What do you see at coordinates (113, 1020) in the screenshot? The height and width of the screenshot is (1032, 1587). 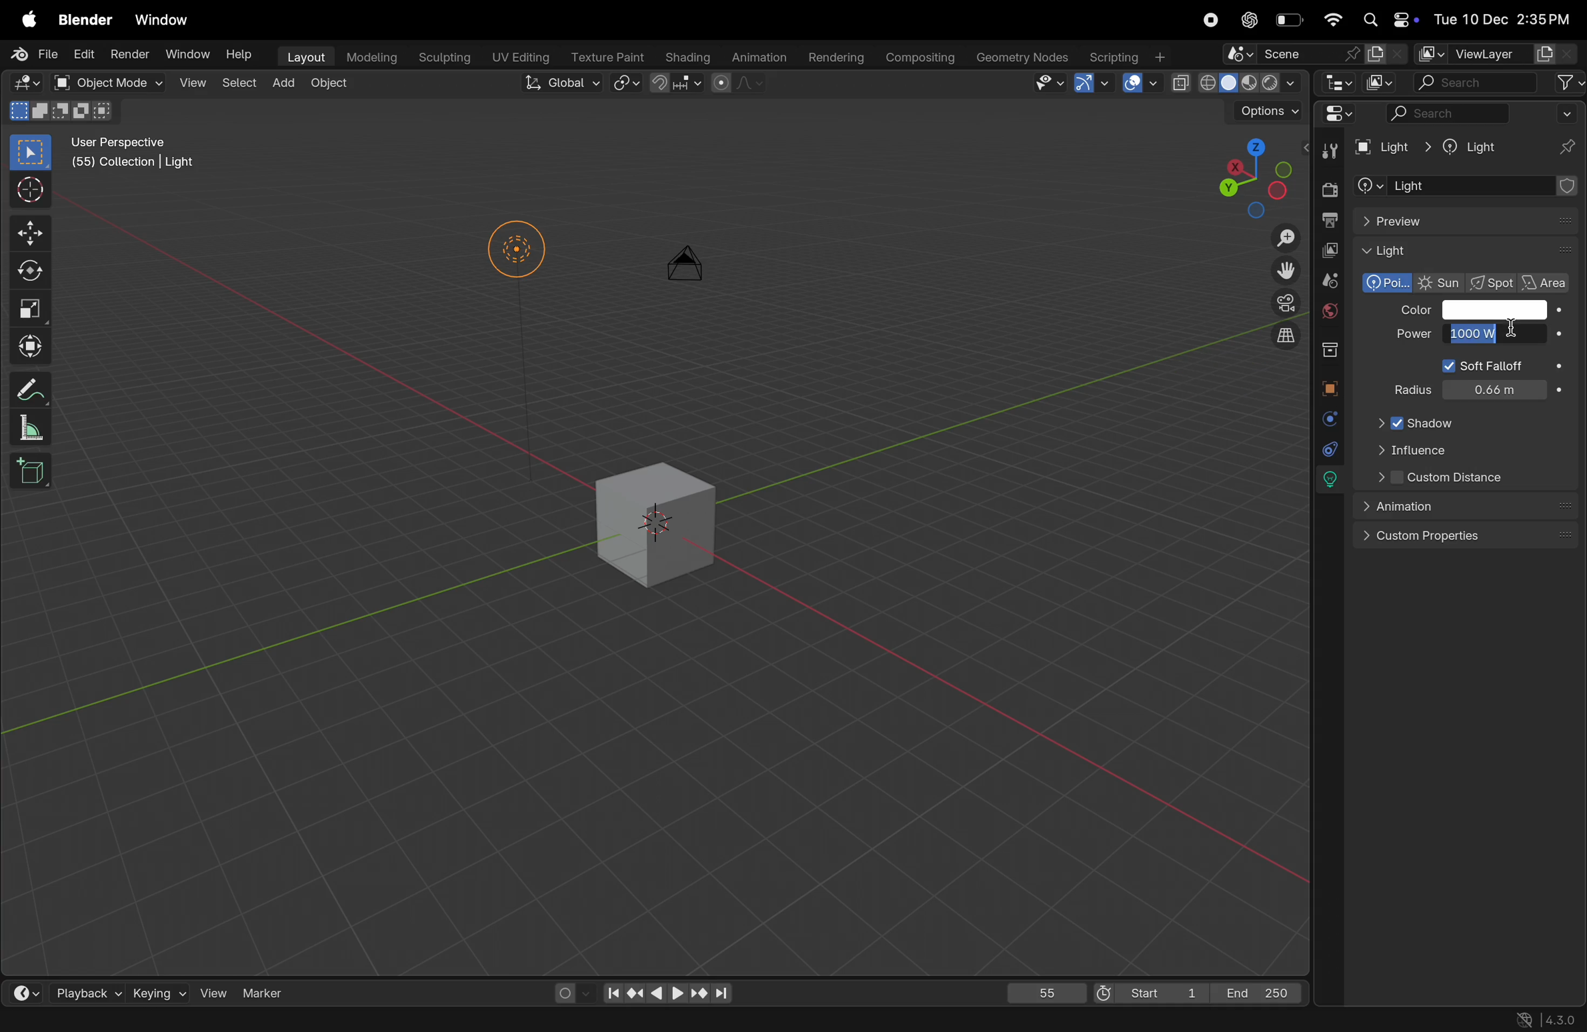 I see `rotate` at bounding box center [113, 1020].